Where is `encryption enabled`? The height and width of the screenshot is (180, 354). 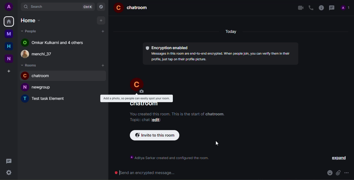
encryption enabled is located at coordinates (167, 48).